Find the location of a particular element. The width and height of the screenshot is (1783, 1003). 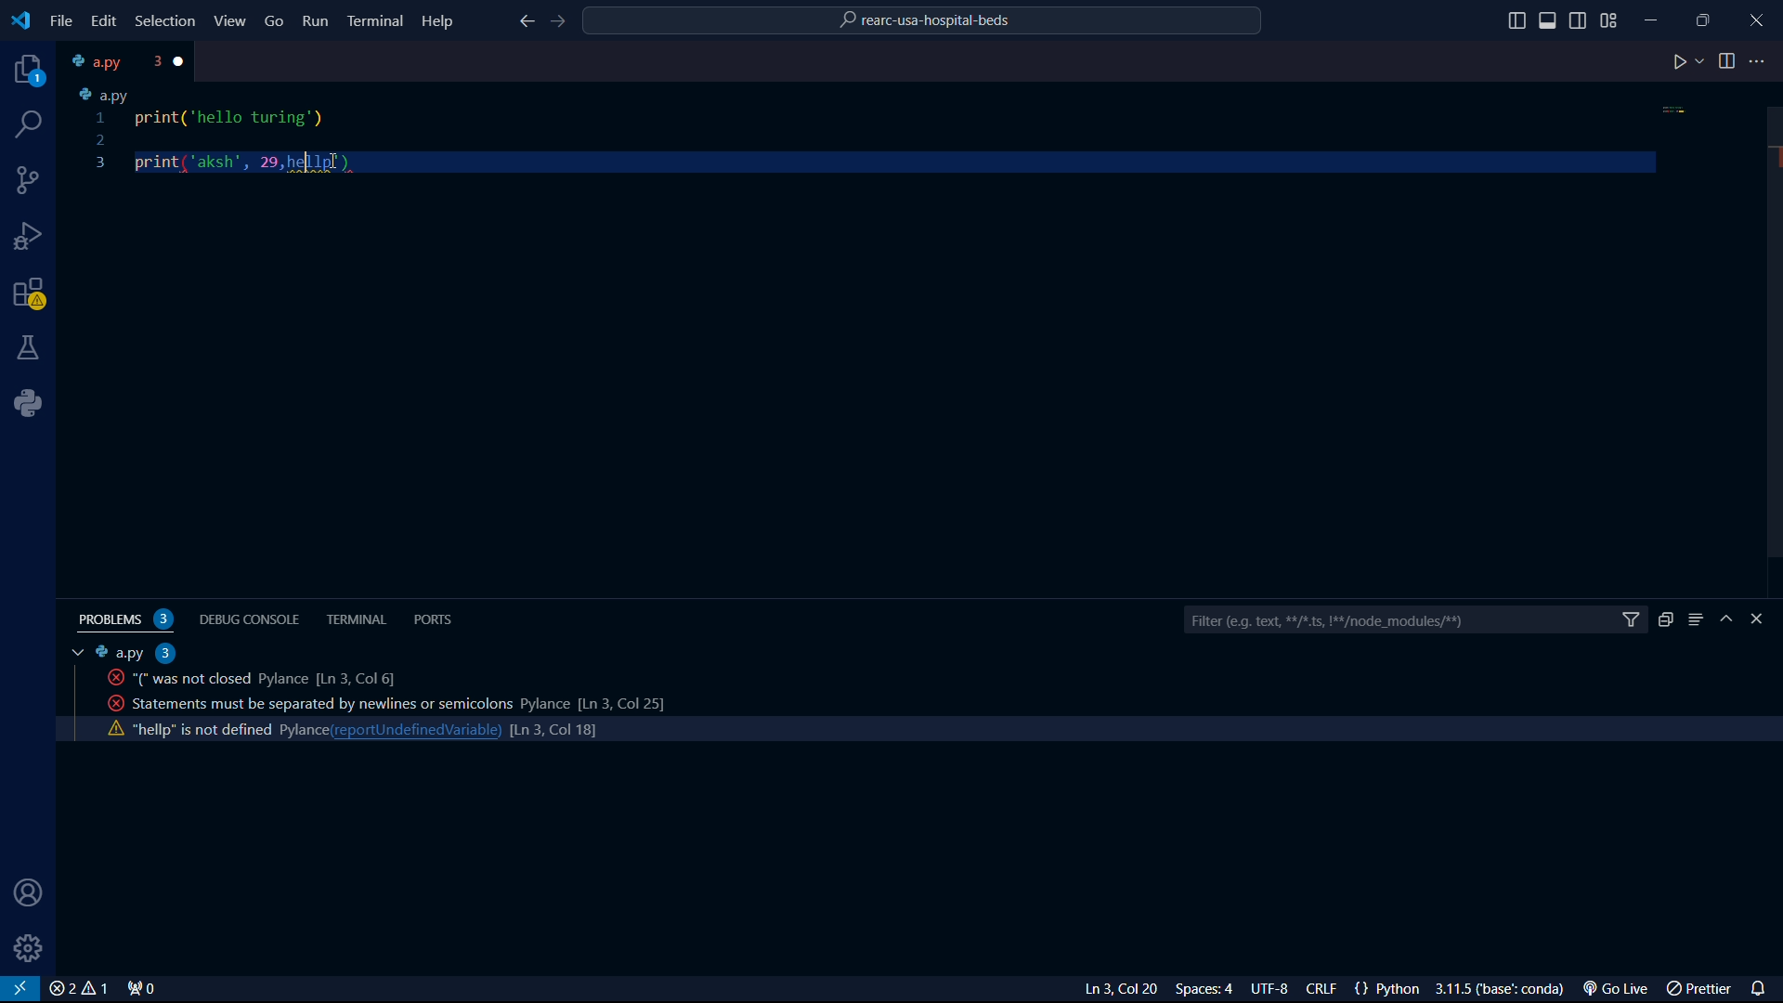

problems 2 is located at coordinates (130, 619).